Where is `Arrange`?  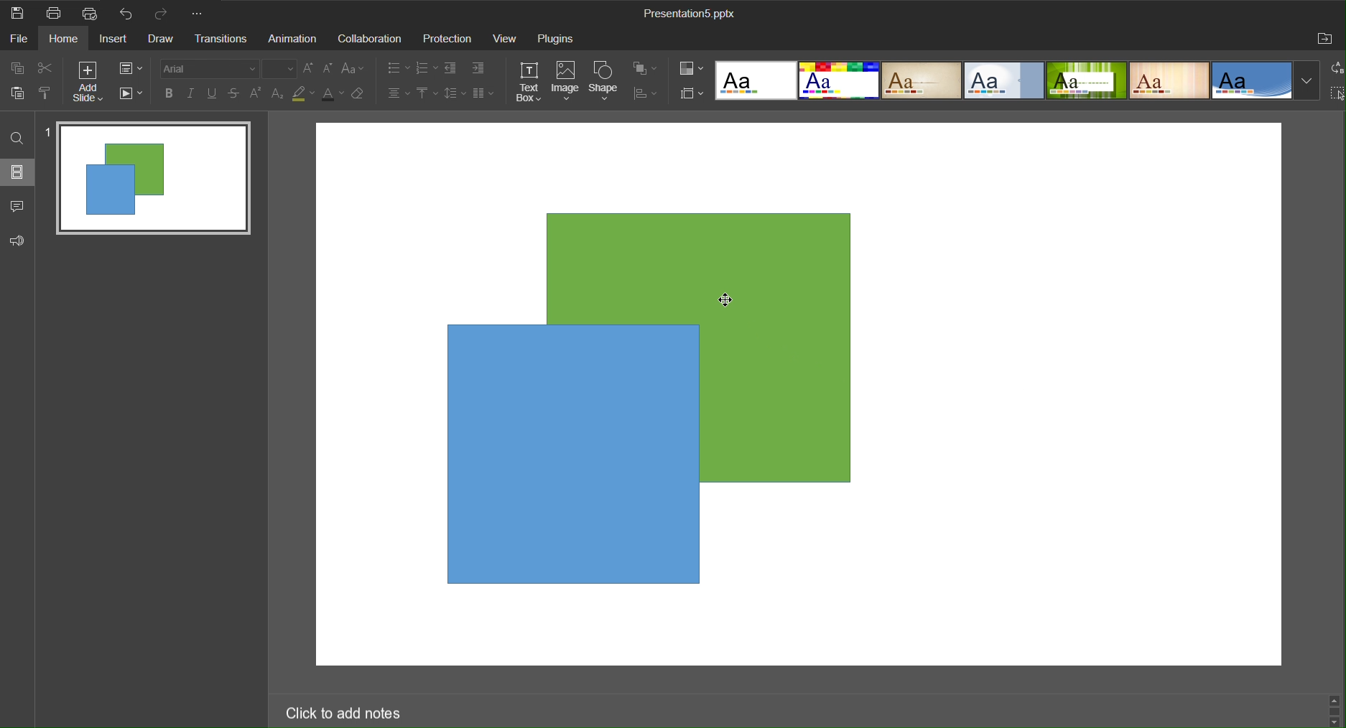
Arrange is located at coordinates (646, 68).